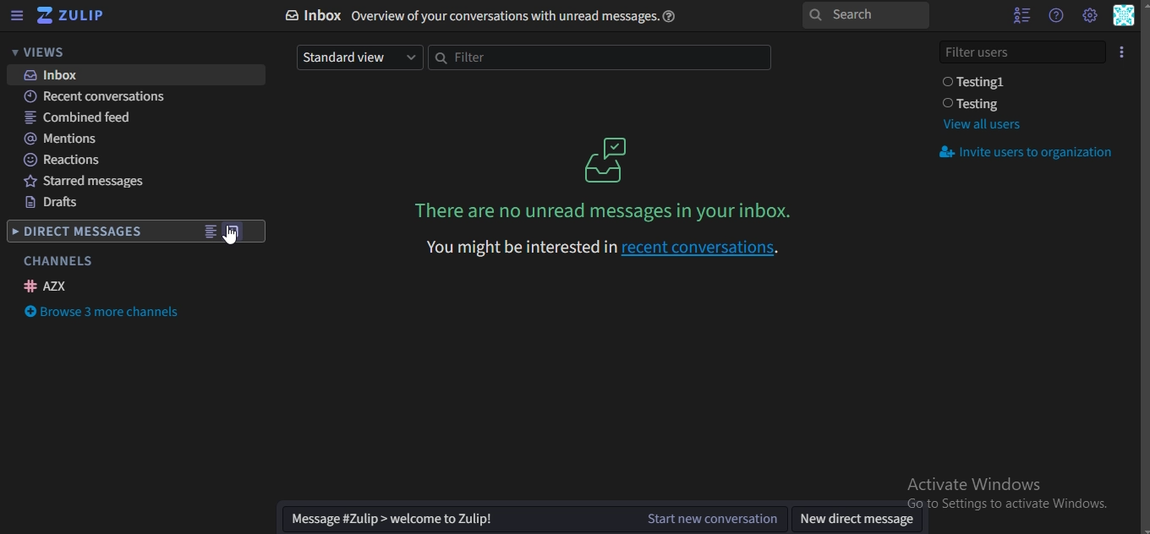 Image resolution: width=1150 pixels, height=534 pixels. What do you see at coordinates (1029, 154) in the screenshot?
I see `invite users to organization` at bounding box center [1029, 154].